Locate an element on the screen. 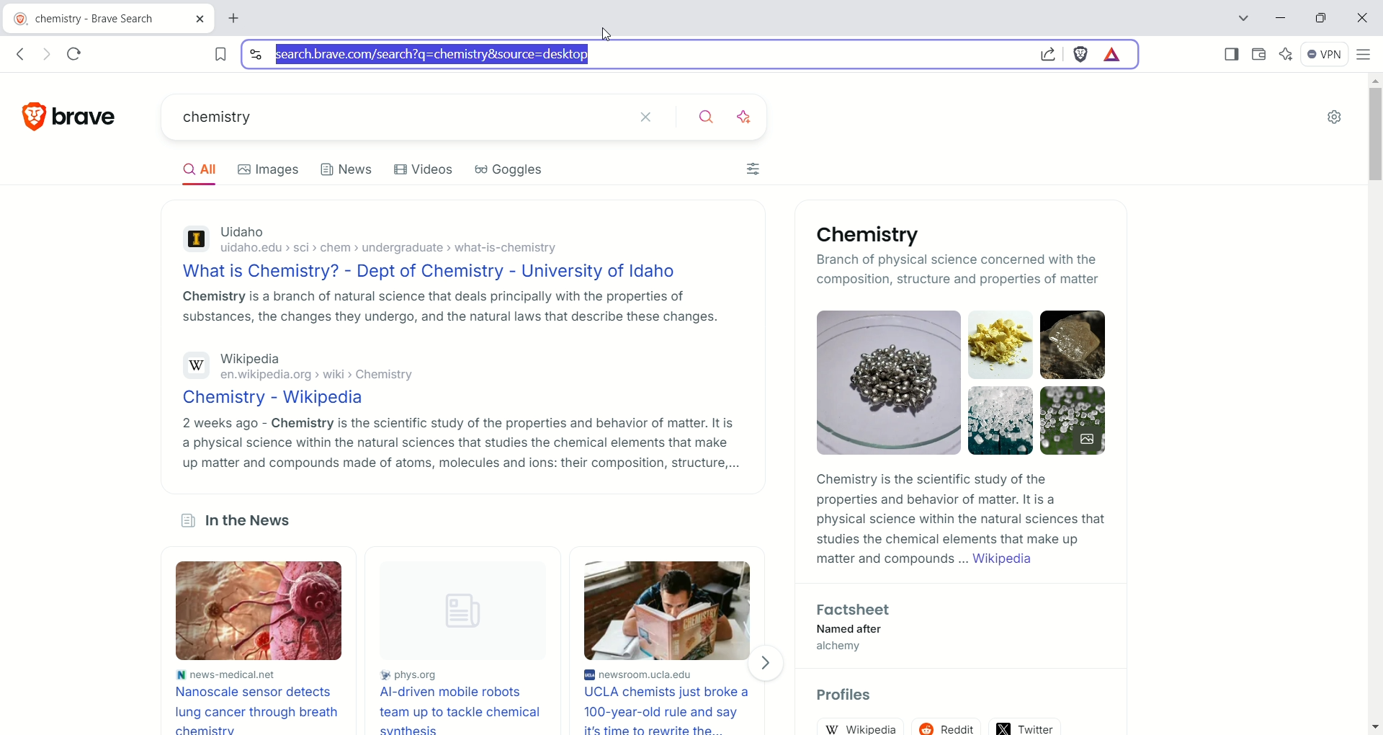  profiles is located at coordinates (847, 695).